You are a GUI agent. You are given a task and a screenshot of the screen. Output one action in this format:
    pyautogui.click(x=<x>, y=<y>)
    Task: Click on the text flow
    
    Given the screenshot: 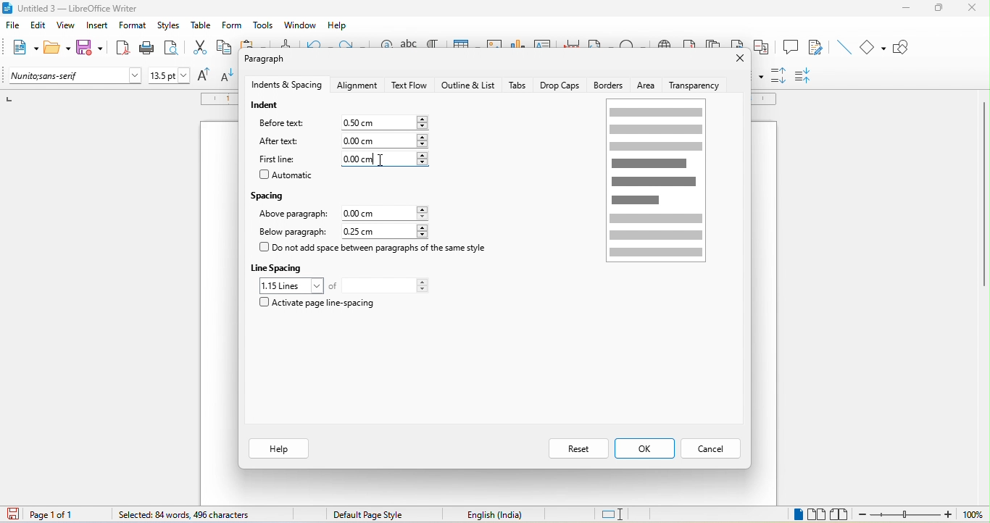 What is the action you would take?
    pyautogui.click(x=410, y=85)
    